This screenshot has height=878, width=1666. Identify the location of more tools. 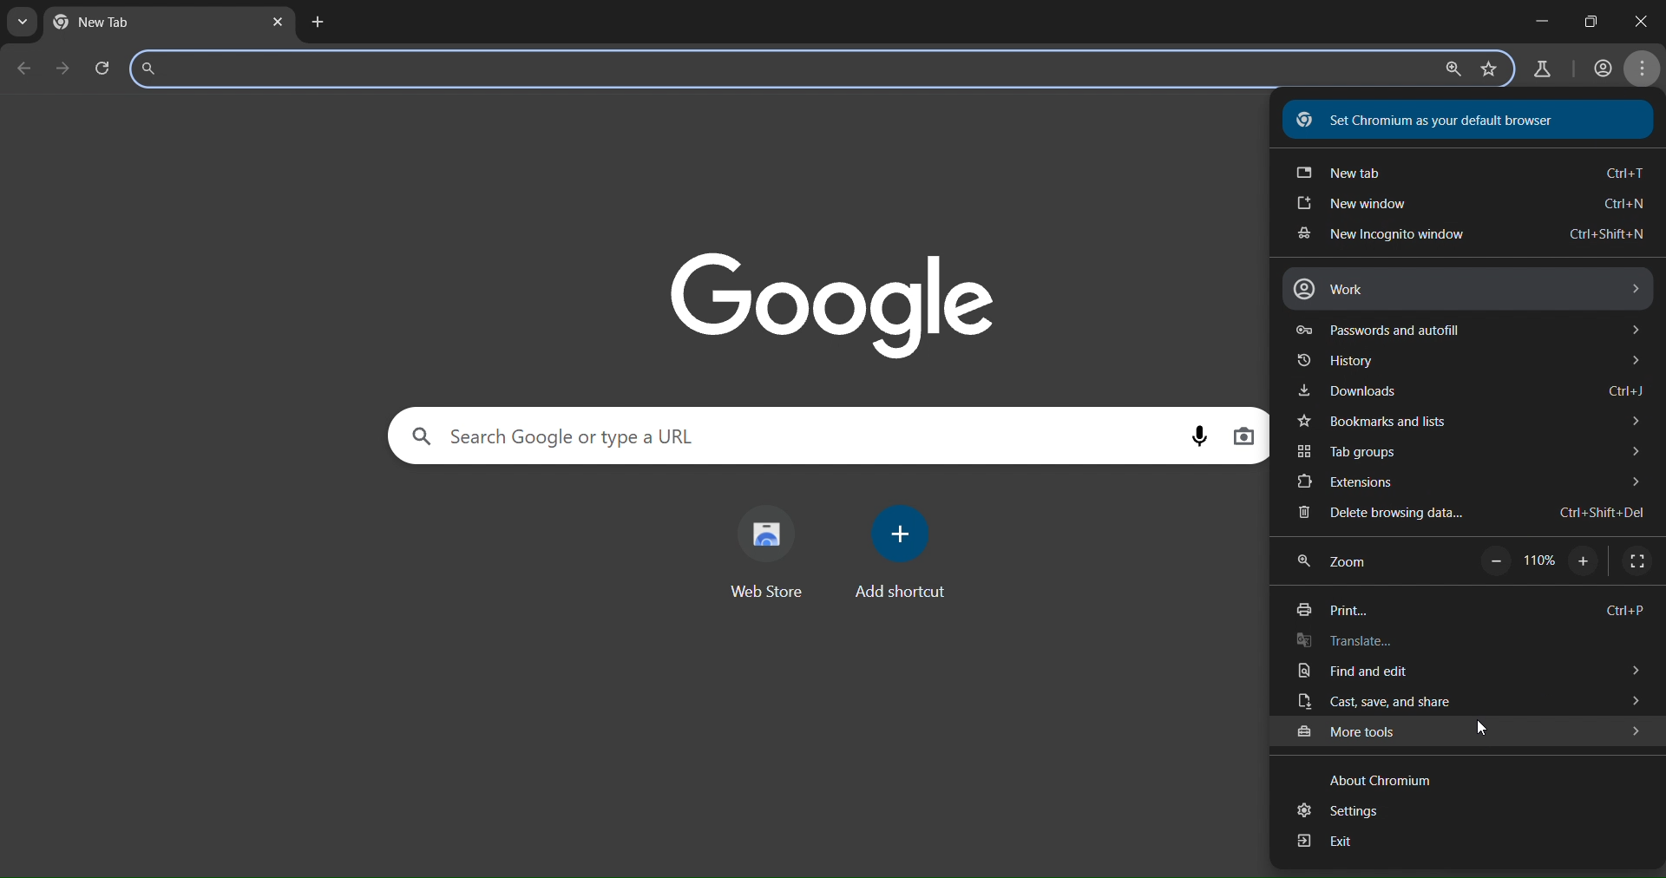
(1470, 732).